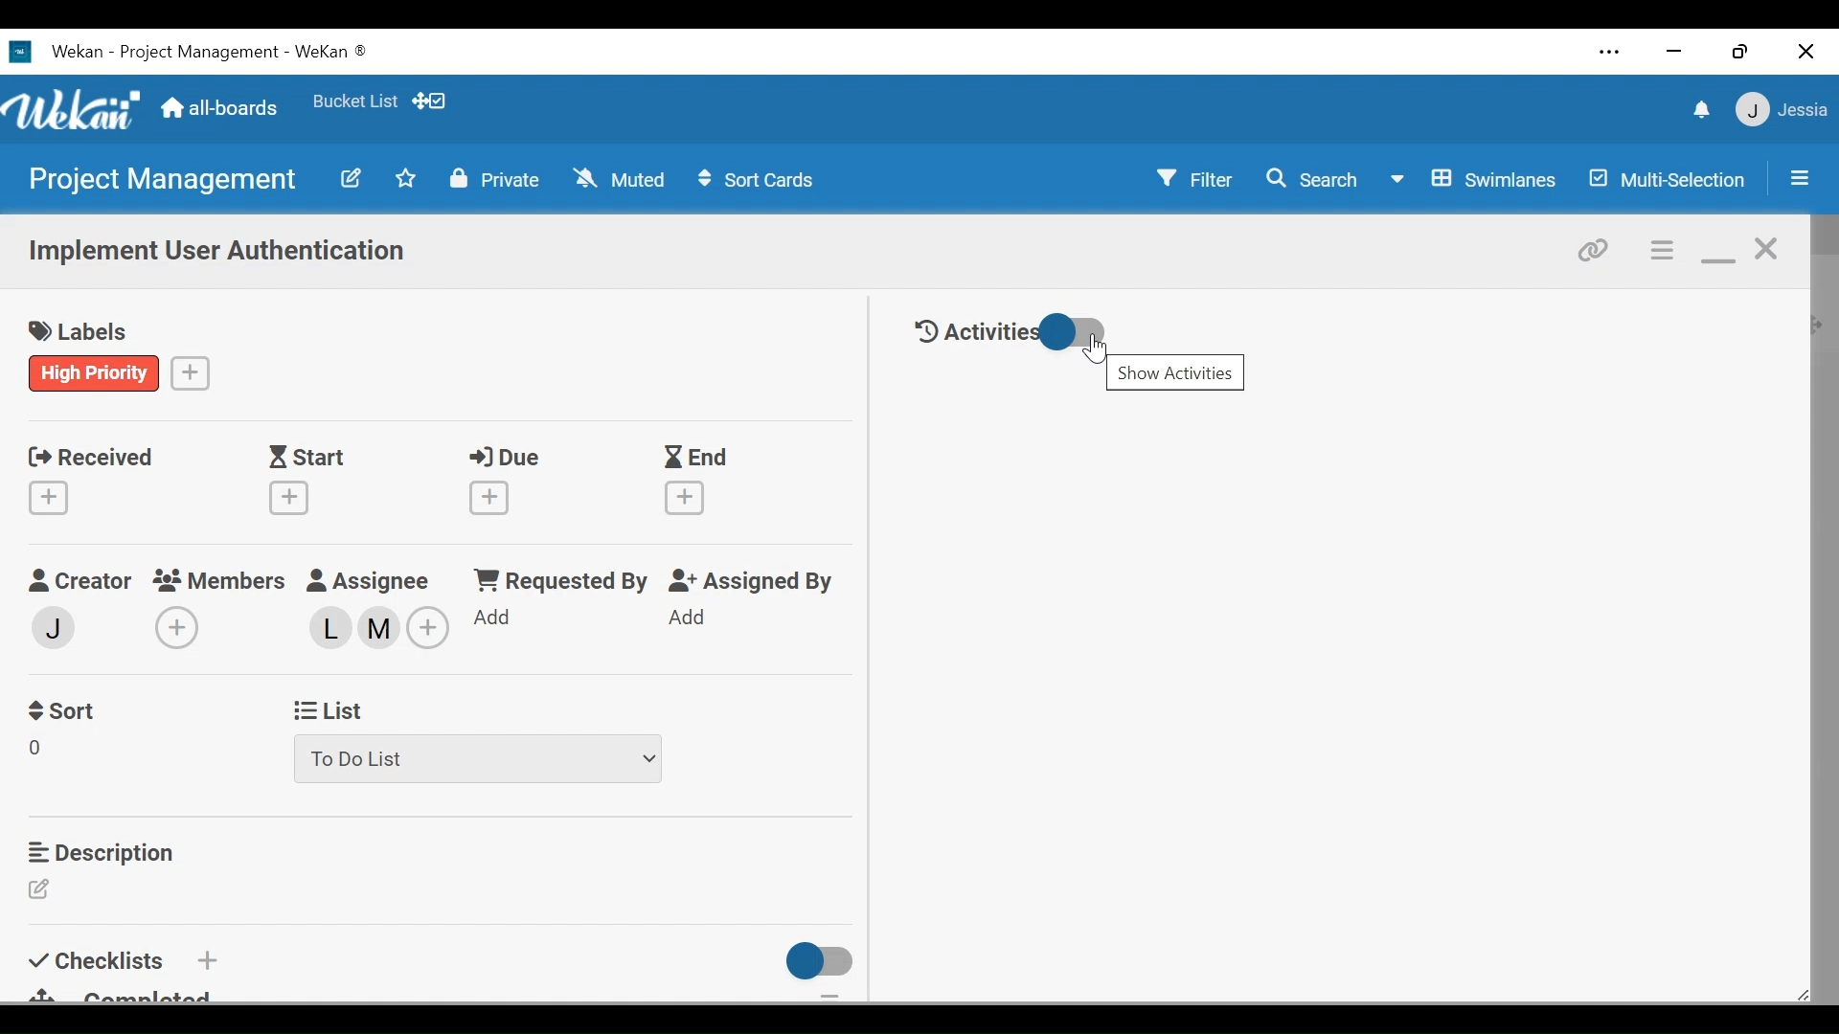 This screenshot has width=1839, height=1034. What do you see at coordinates (160, 178) in the screenshot?
I see `Board name` at bounding box center [160, 178].